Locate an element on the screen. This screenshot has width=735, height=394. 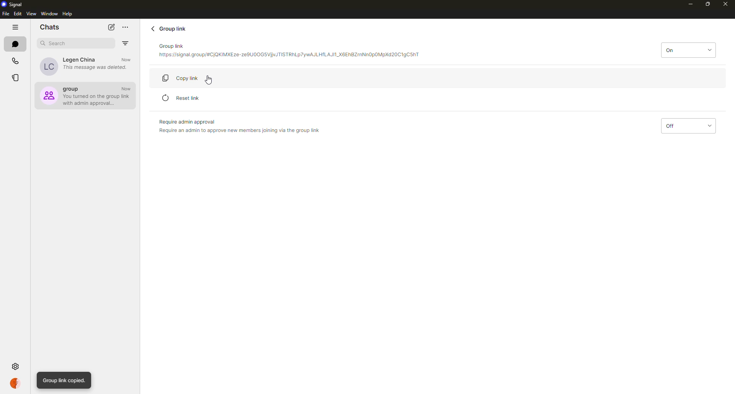
settings is located at coordinates (16, 366).